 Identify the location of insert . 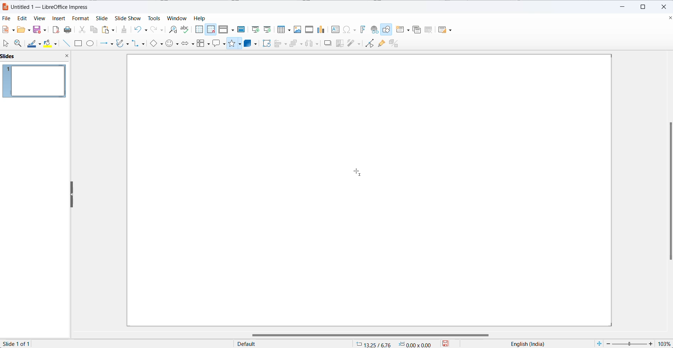
(59, 19).